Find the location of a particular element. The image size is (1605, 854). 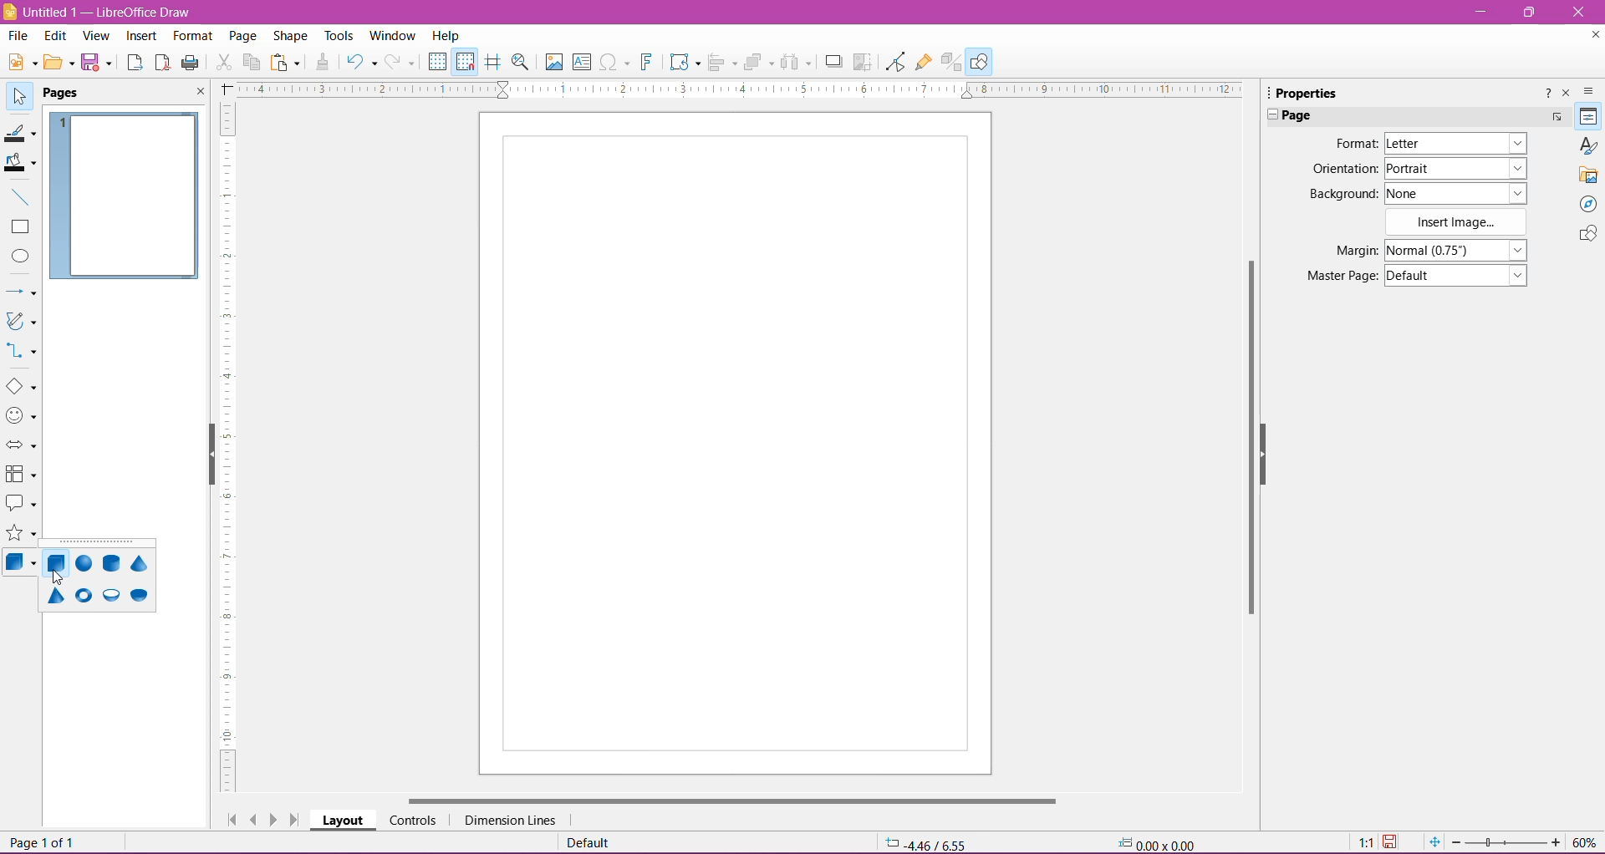

Insert Image is located at coordinates (553, 62).